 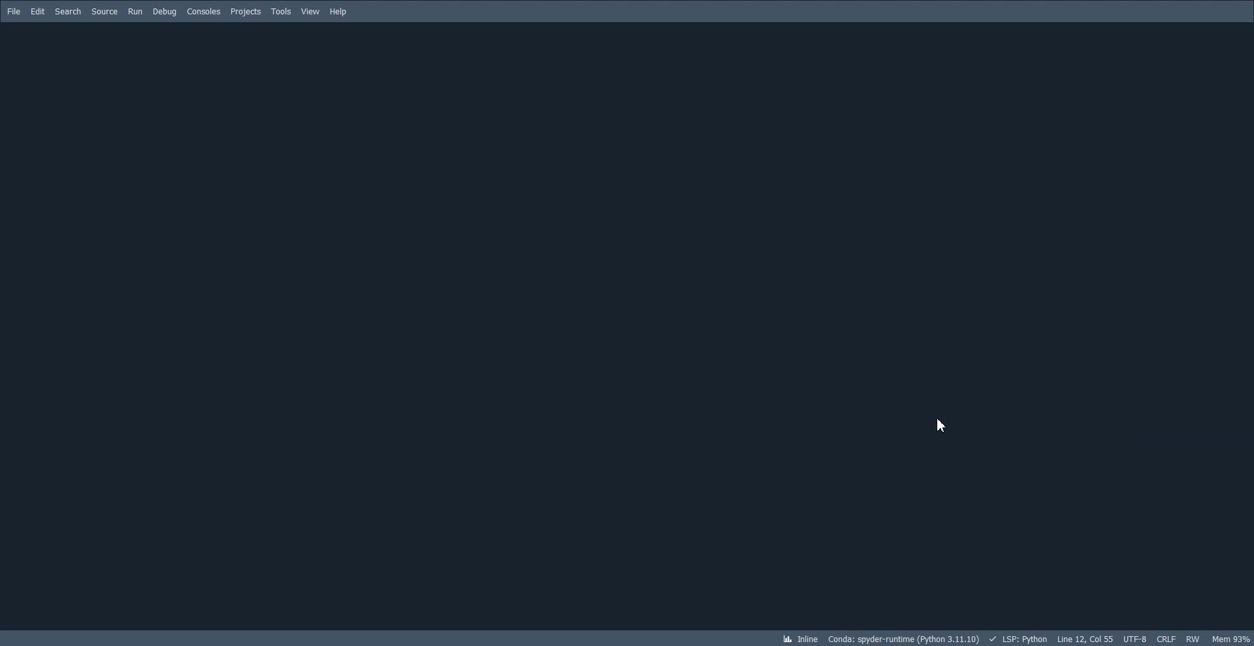 What do you see at coordinates (104, 12) in the screenshot?
I see `Source` at bounding box center [104, 12].